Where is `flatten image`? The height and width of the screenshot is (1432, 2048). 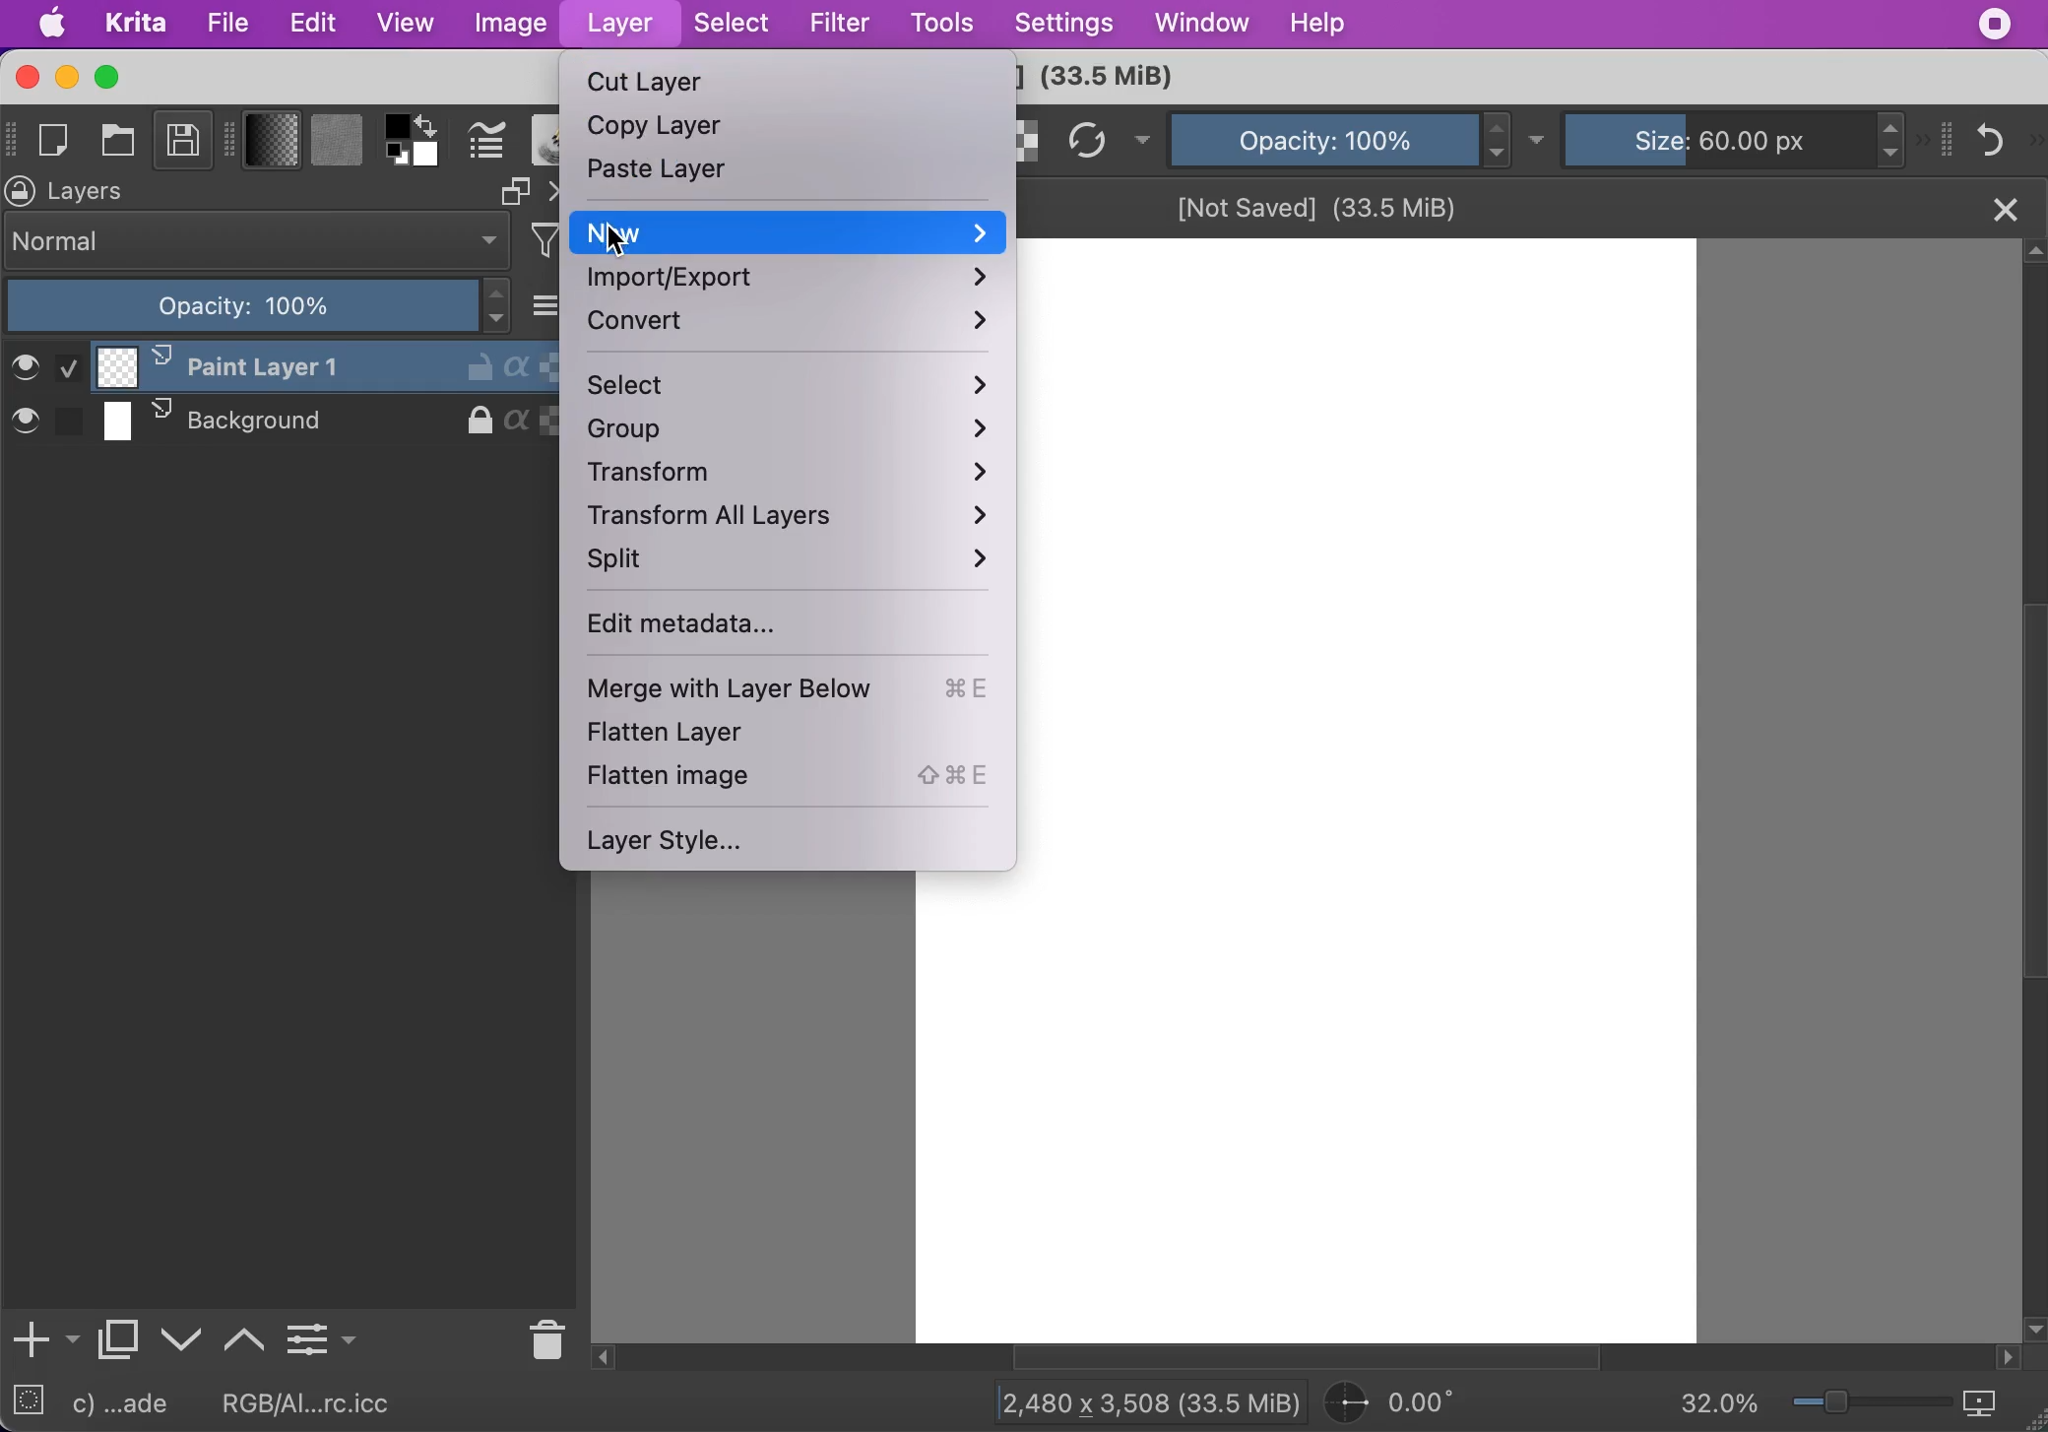 flatten image is located at coordinates (793, 777).